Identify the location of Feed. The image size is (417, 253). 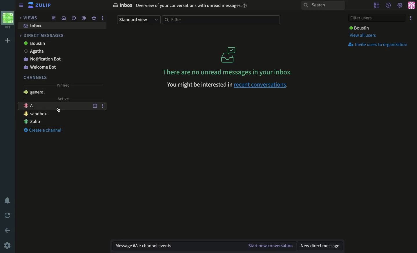
(52, 18).